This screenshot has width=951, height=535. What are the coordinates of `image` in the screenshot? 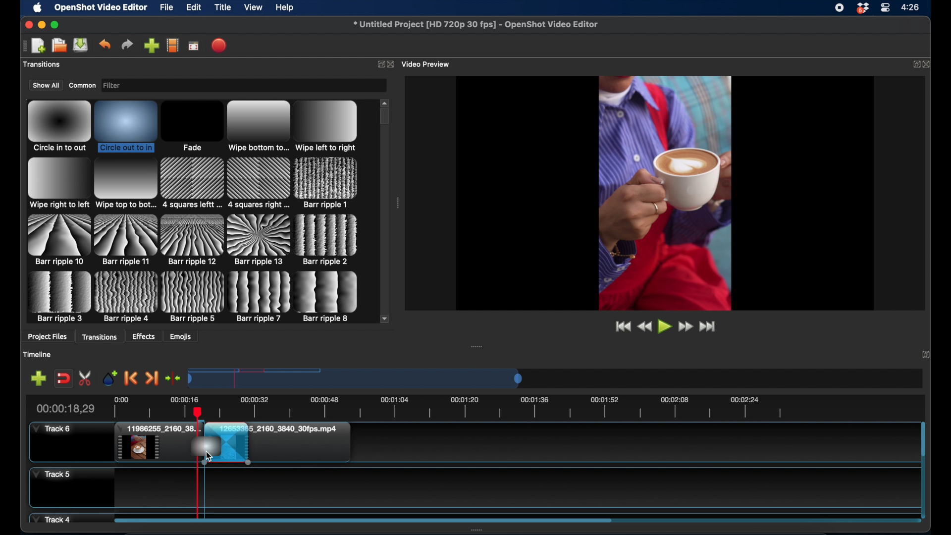 It's located at (204, 449).